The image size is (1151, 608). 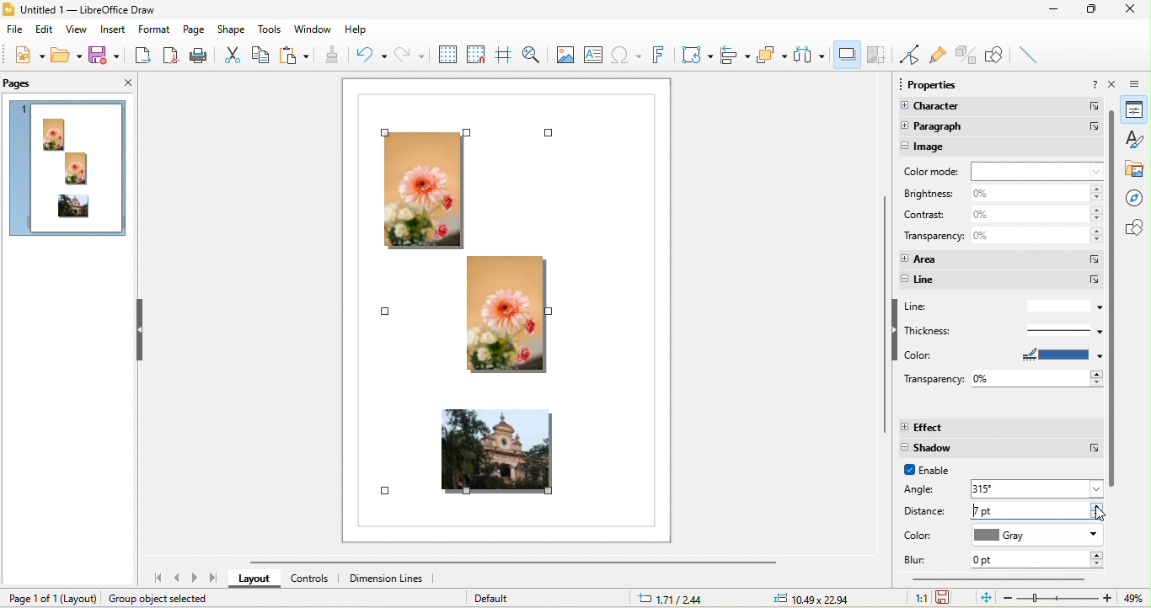 I want to click on 49%, so click(x=1131, y=599).